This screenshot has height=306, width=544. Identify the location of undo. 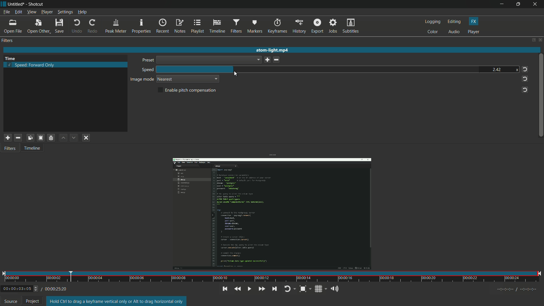
(77, 26).